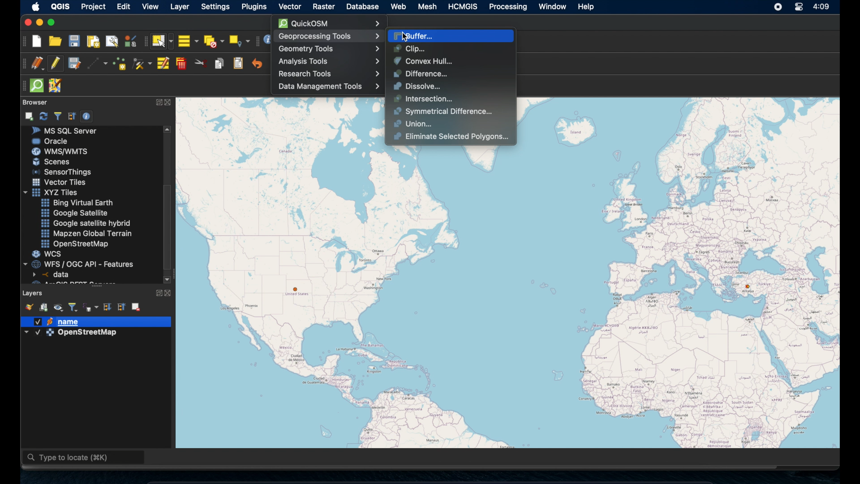 The height and width of the screenshot is (484, 860). What do you see at coordinates (80, 264) in the screenshot?
I see `wfs/ogc api - features` at bounding box center [80, 264].